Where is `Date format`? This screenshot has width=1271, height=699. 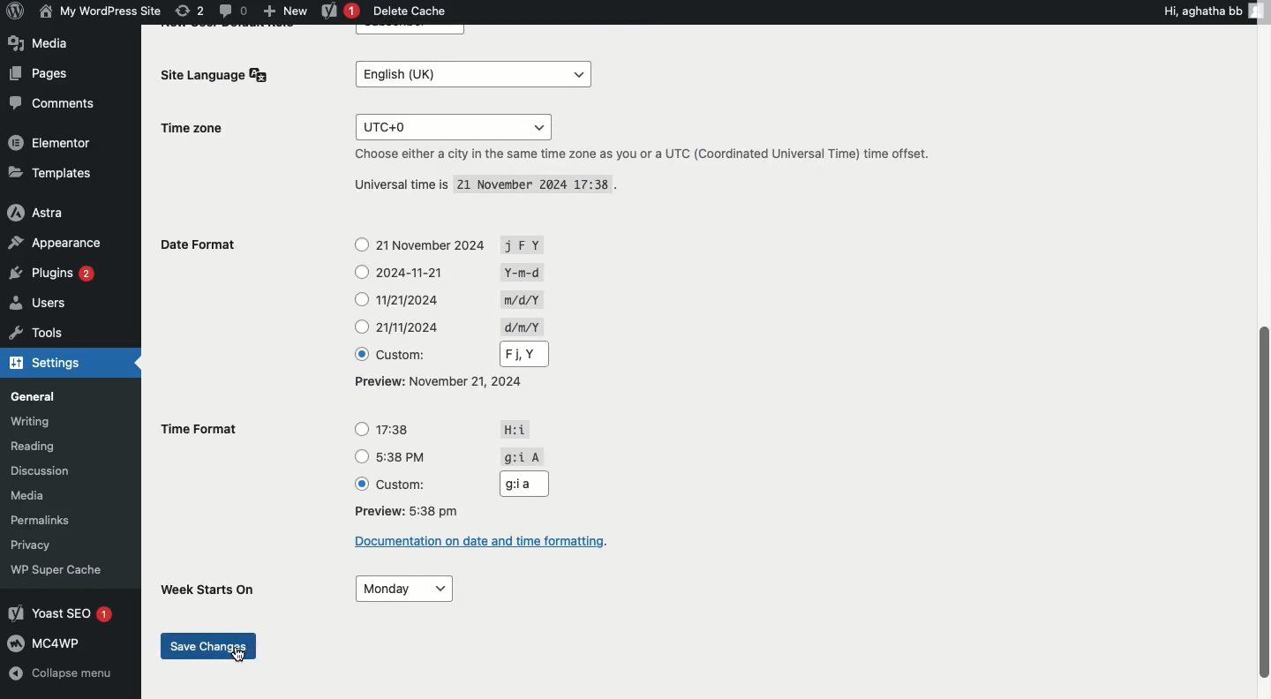 Date format is located at coordinates (214, 247).